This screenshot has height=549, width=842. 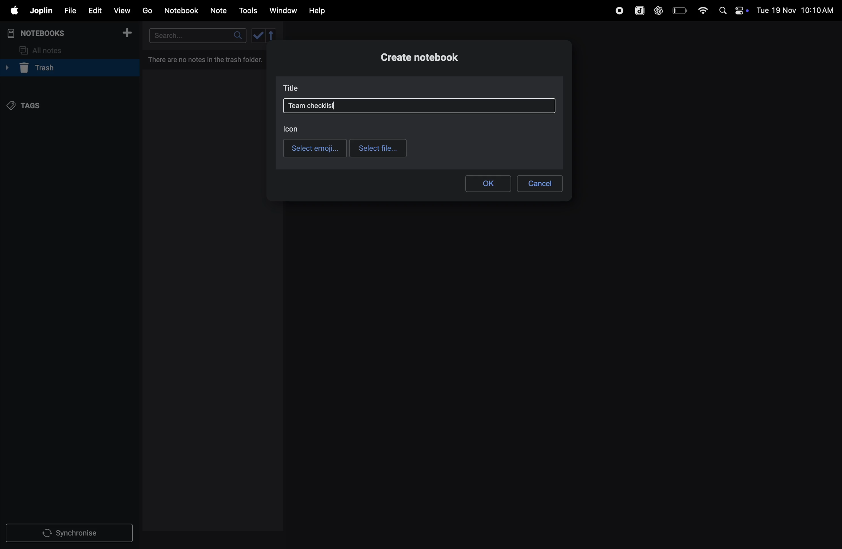 I want to click on Text cursor, so click(x=336, y=108).